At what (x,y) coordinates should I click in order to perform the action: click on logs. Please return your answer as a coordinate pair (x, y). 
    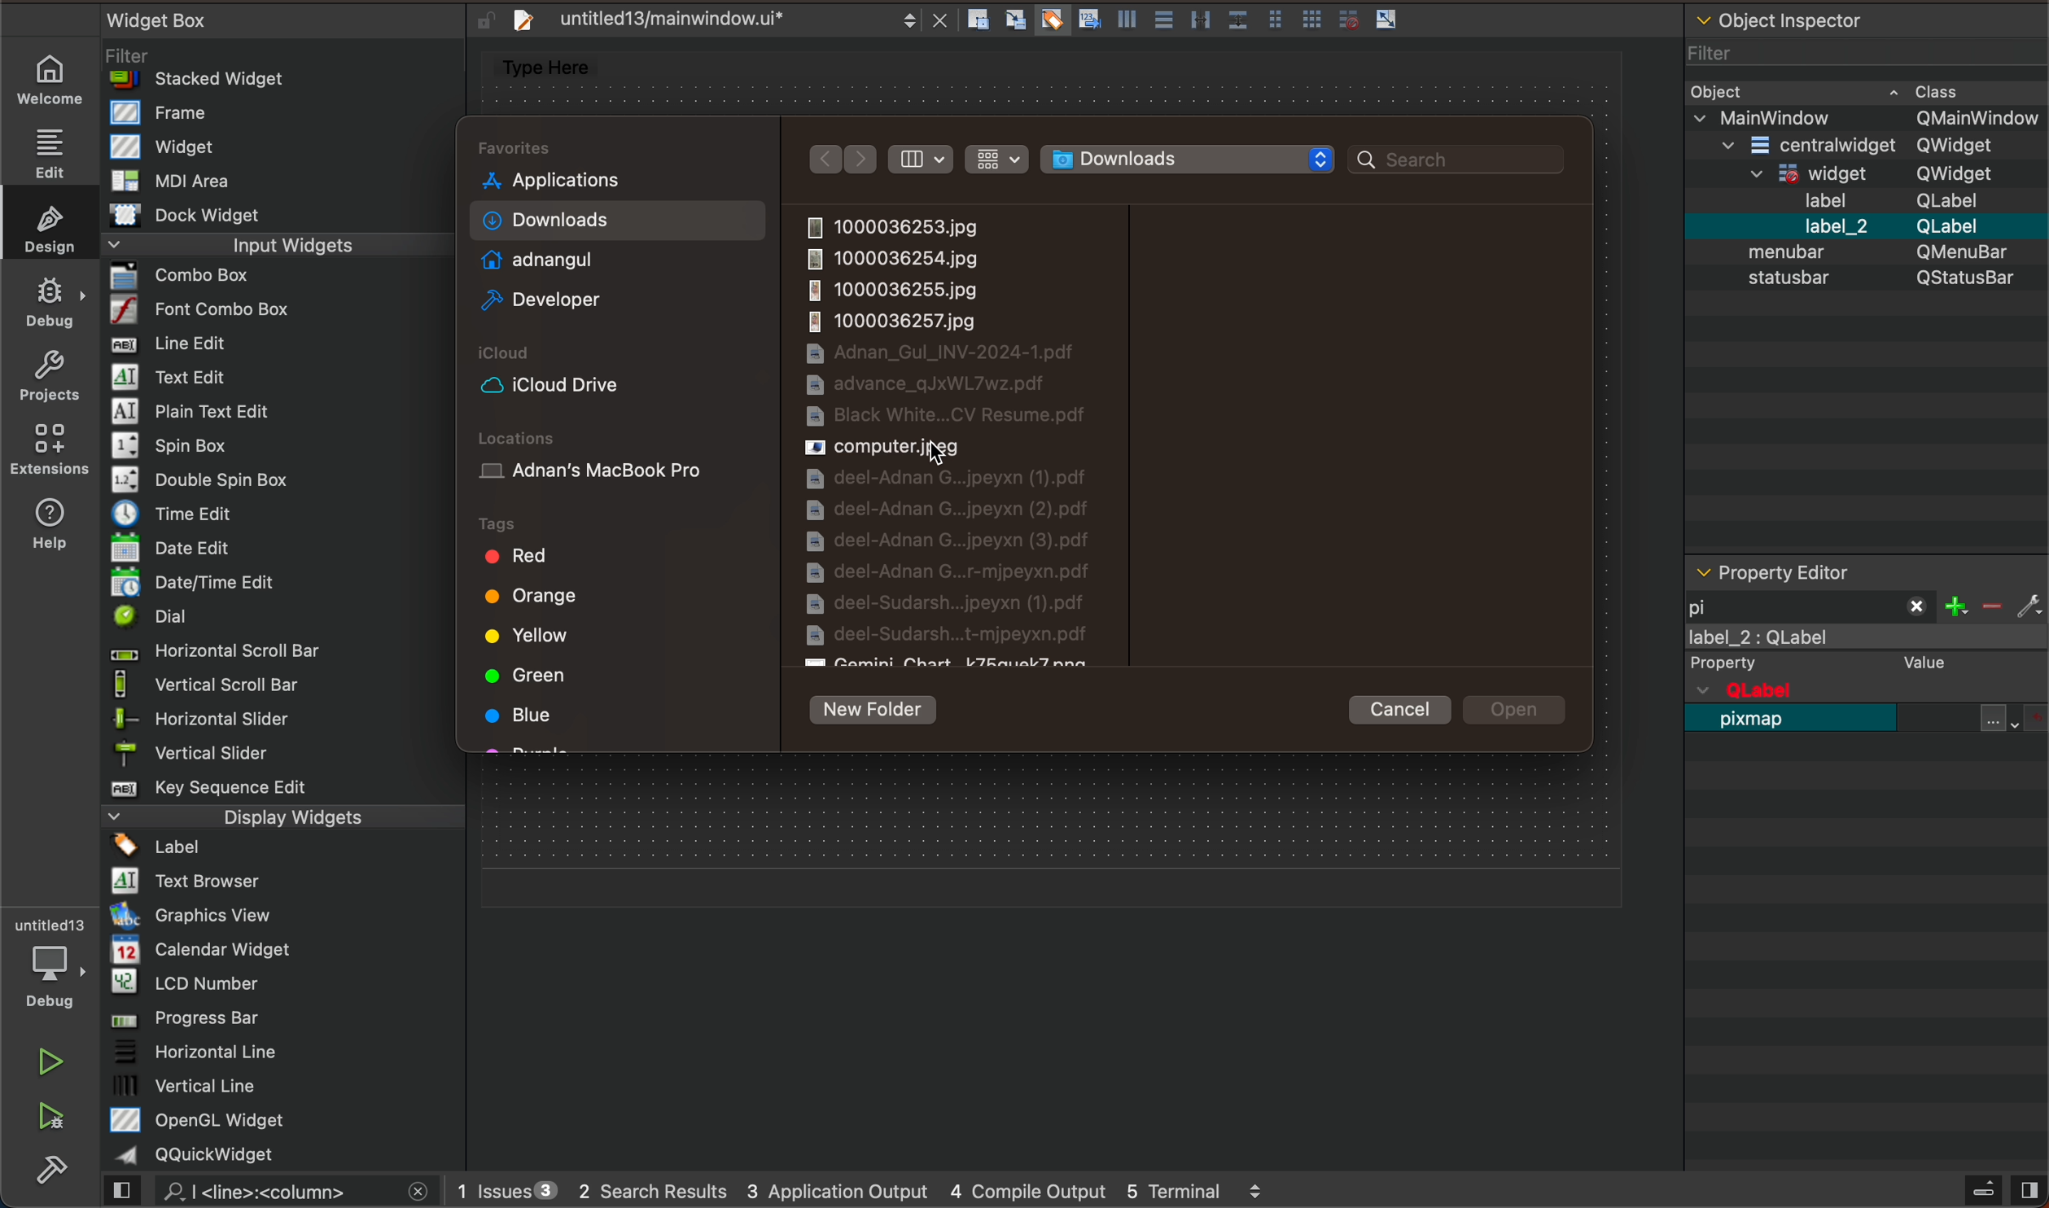
    Looking at the image, I should click on (870, 1193).